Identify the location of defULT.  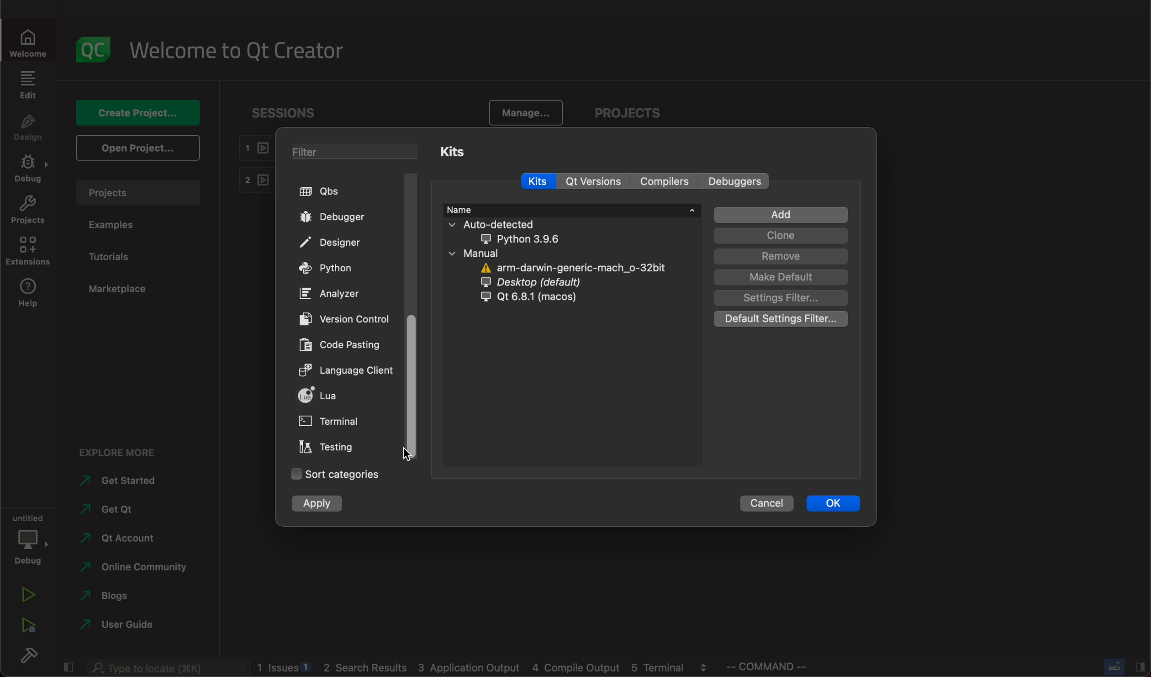
(783, 320).